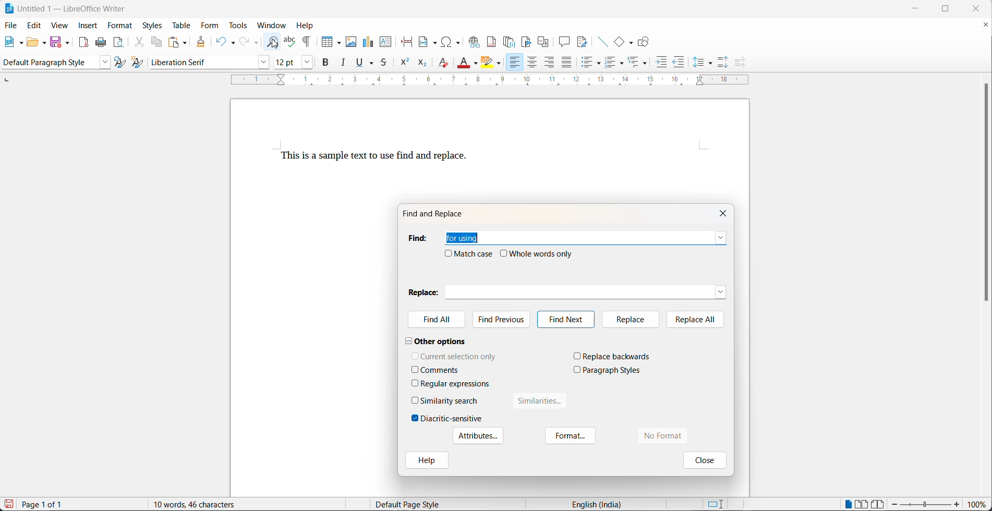 This screenshot has width=992, height=511. Describe the element at coordinates (308, 25) in the screenshot. I see `help` at that location.